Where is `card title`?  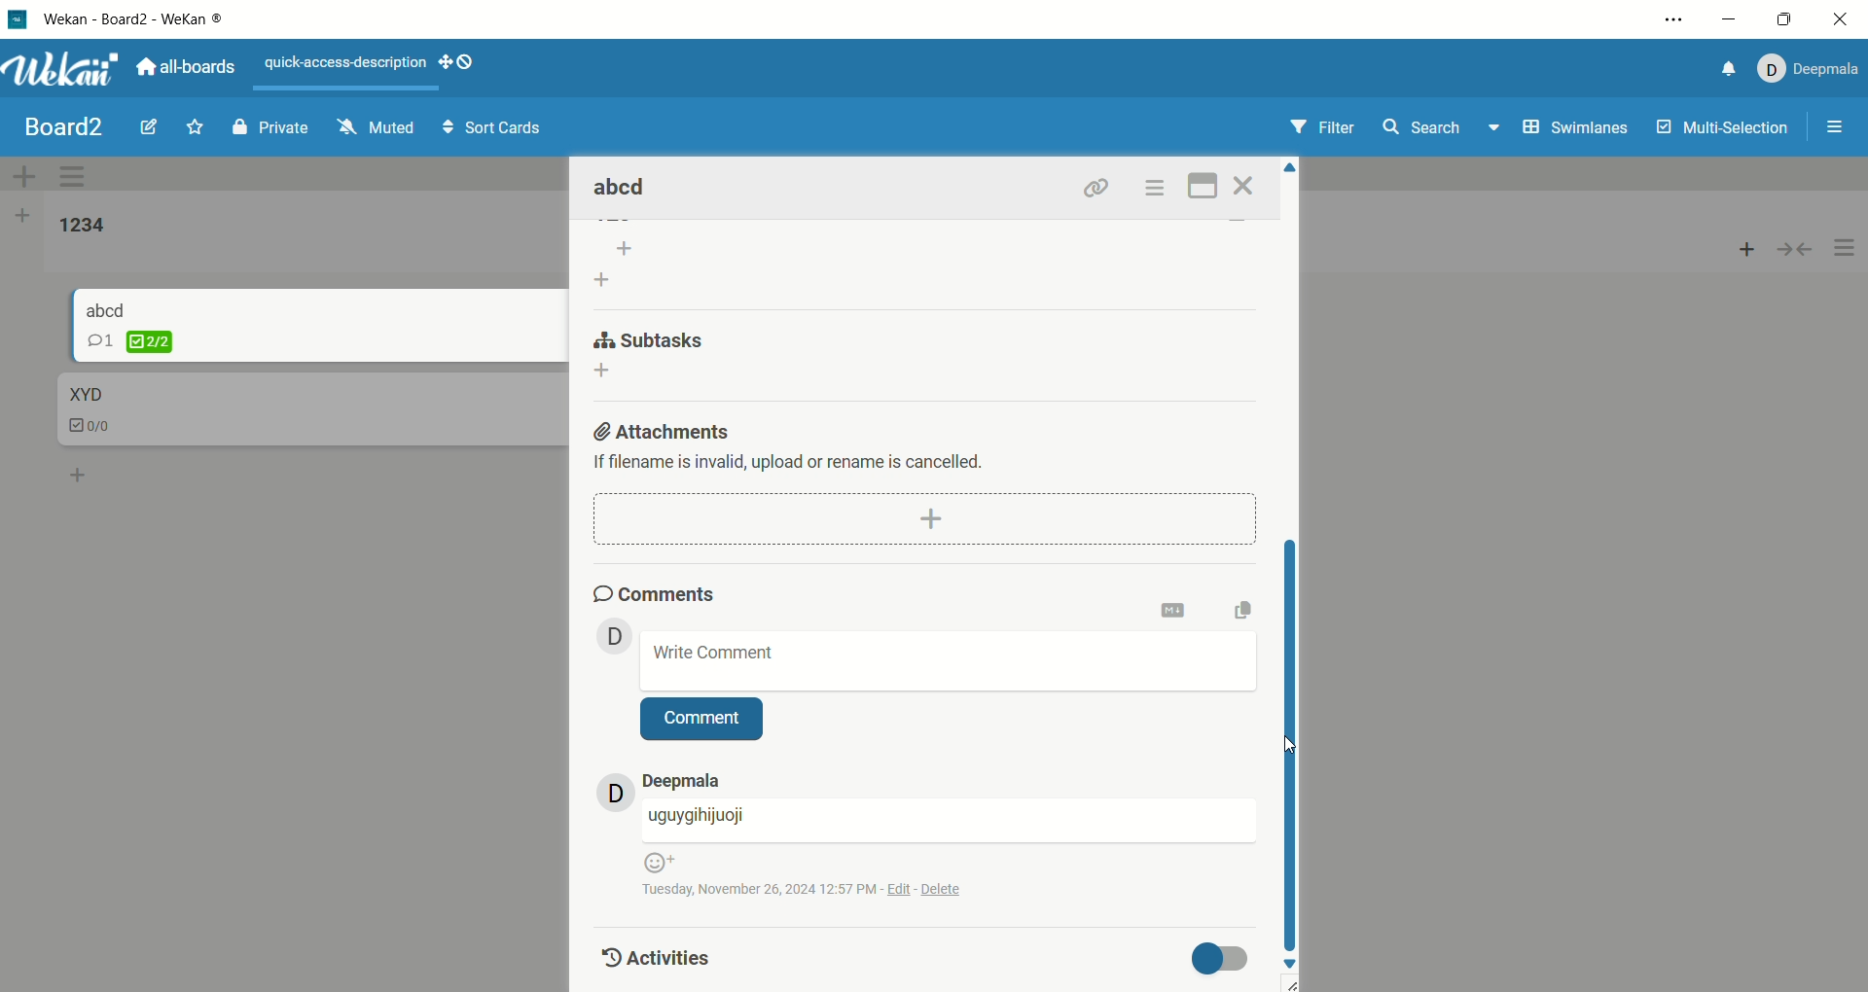
card title is located at coordinates (623, 189).